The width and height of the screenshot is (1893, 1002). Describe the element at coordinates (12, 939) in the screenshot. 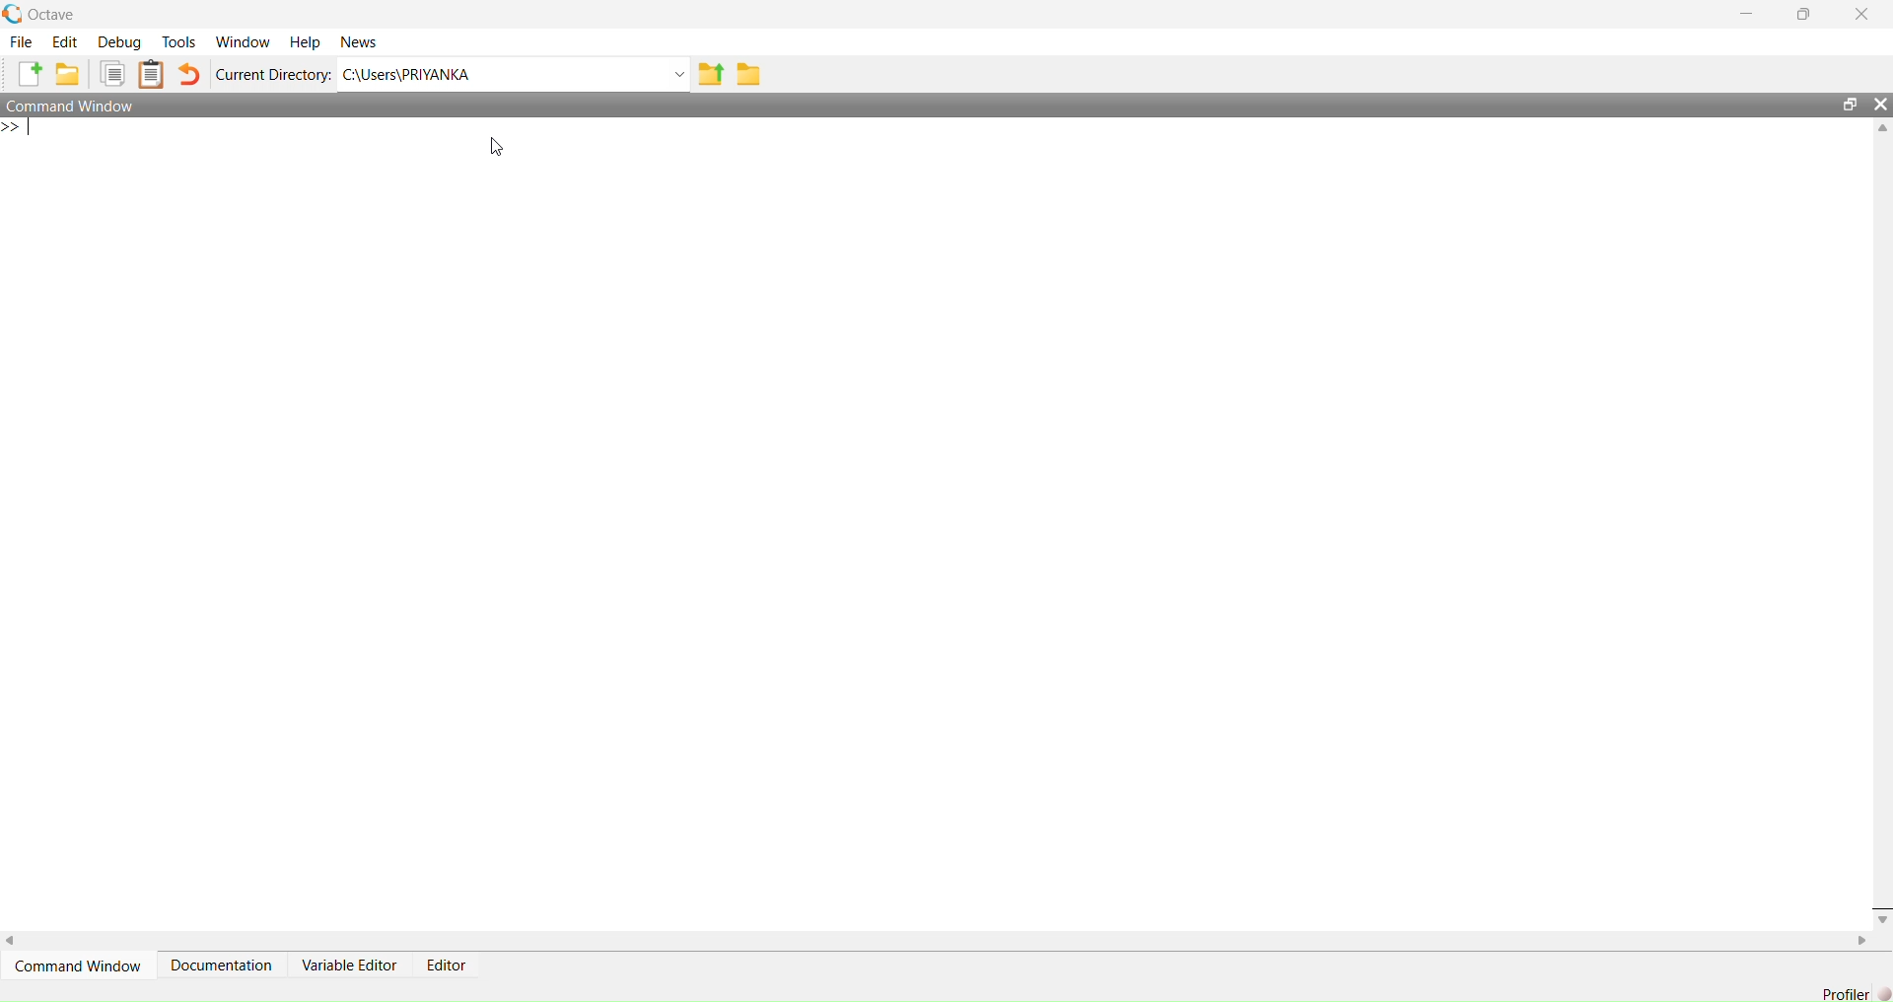

I see `Left` at that location.